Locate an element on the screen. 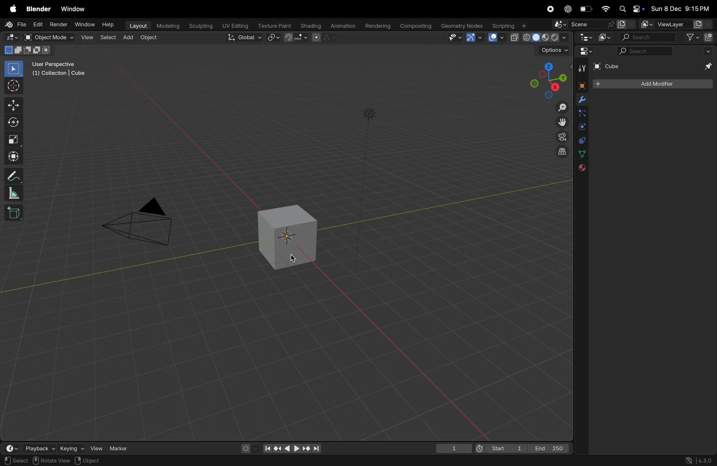 The width and height of the screenshot is (717, 466). end 250 is located at coordinates (550, 447).